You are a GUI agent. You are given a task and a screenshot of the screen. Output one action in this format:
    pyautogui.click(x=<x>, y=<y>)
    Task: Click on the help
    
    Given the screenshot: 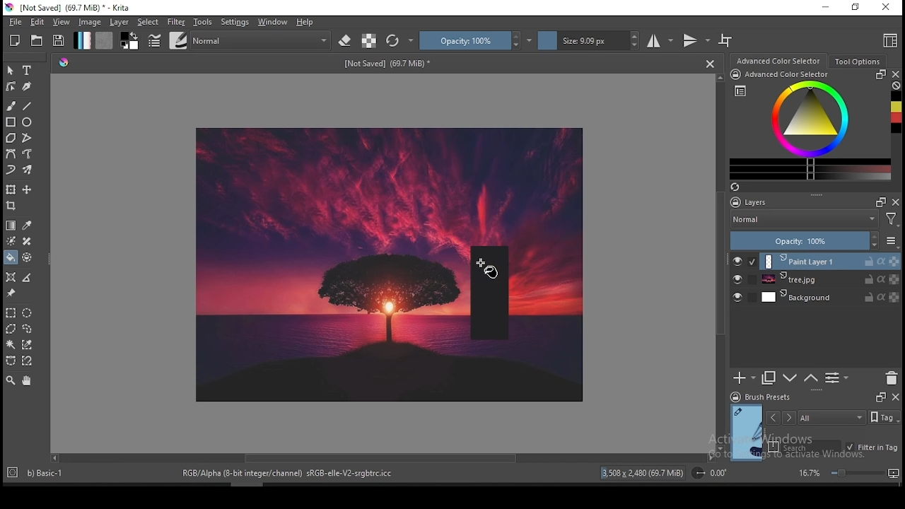 What is the action you would take?
    pyautogui.click(x=305, y=23)
    